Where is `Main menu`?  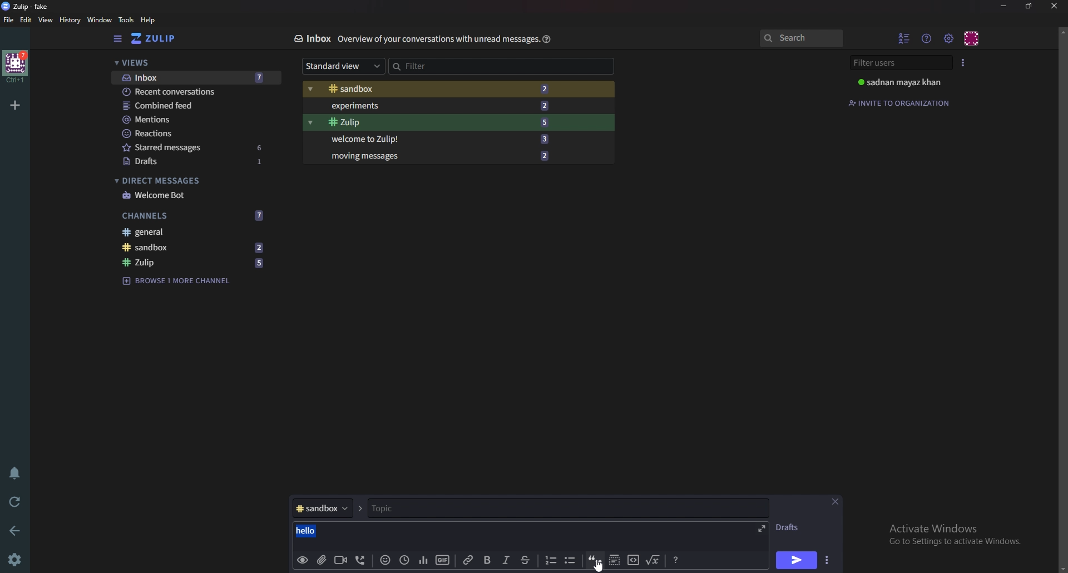
Main menu is located at coordinates (950, 38).